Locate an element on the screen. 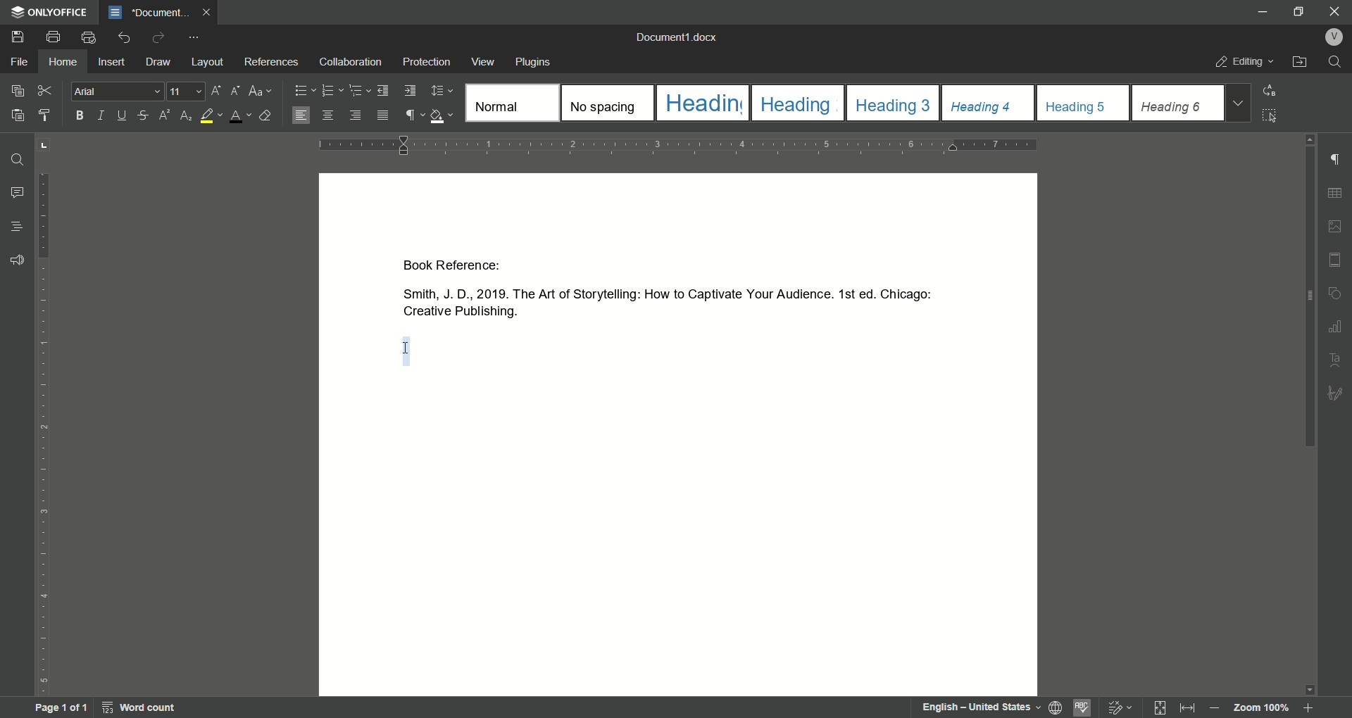 Image resolution: width=1352 pixels, height=718 pixels. select all is located at coordinates (1271, 116).